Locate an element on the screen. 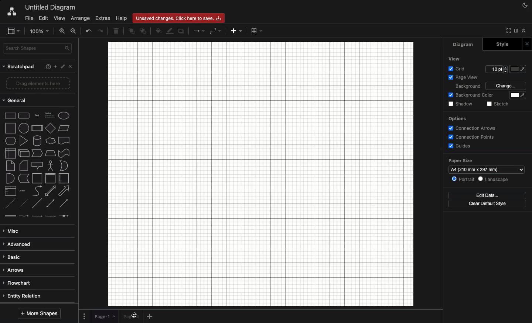 The height and width of the screenshot is (323, 532). Grid is located at coordinates (456, 69).